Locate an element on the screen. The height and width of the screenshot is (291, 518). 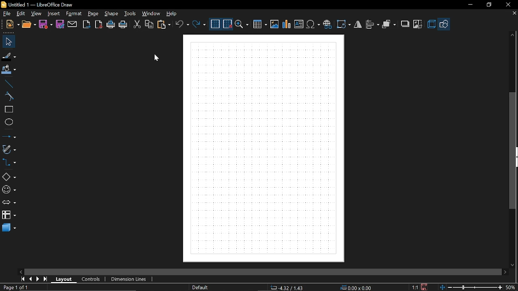
save is located at coordinates (425, 287).